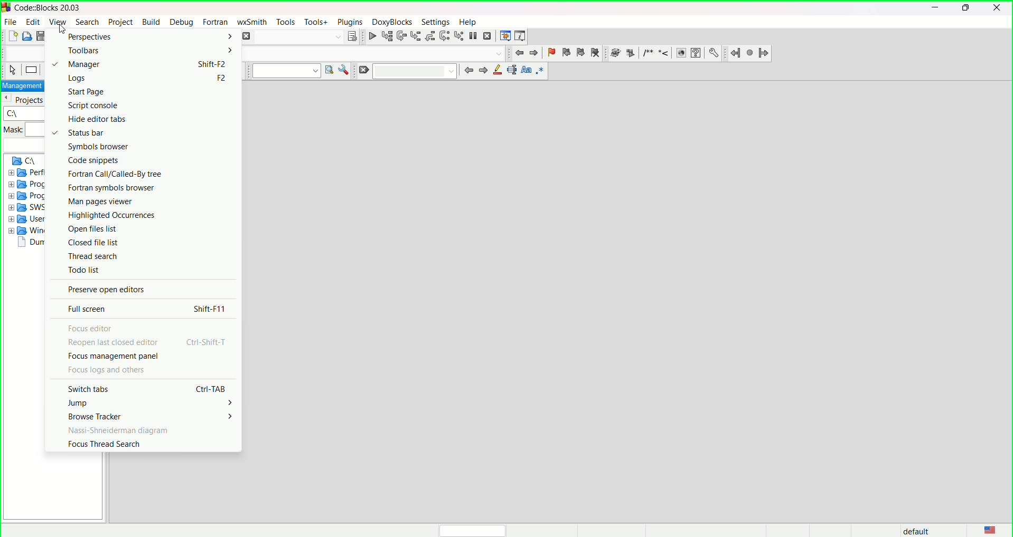 The width and height of the screenshot is (1013, 537). I want to click on run search, so click(330, 70).